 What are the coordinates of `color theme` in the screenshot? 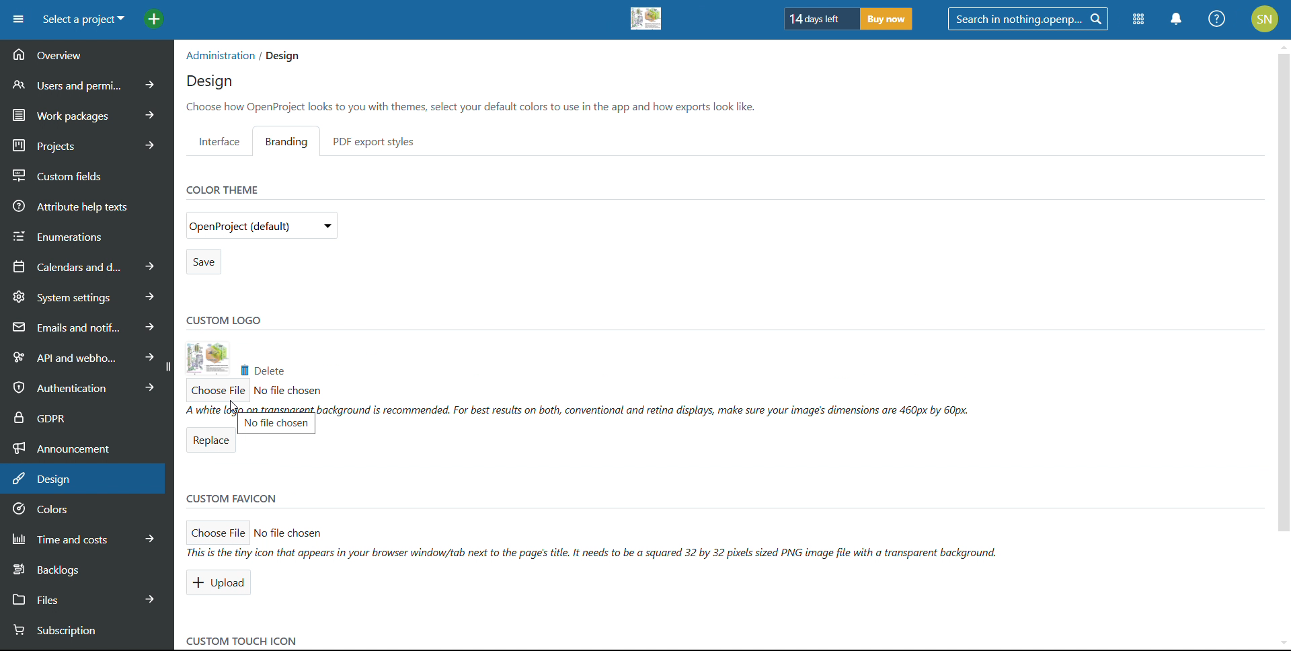 It's located at (221, 189).